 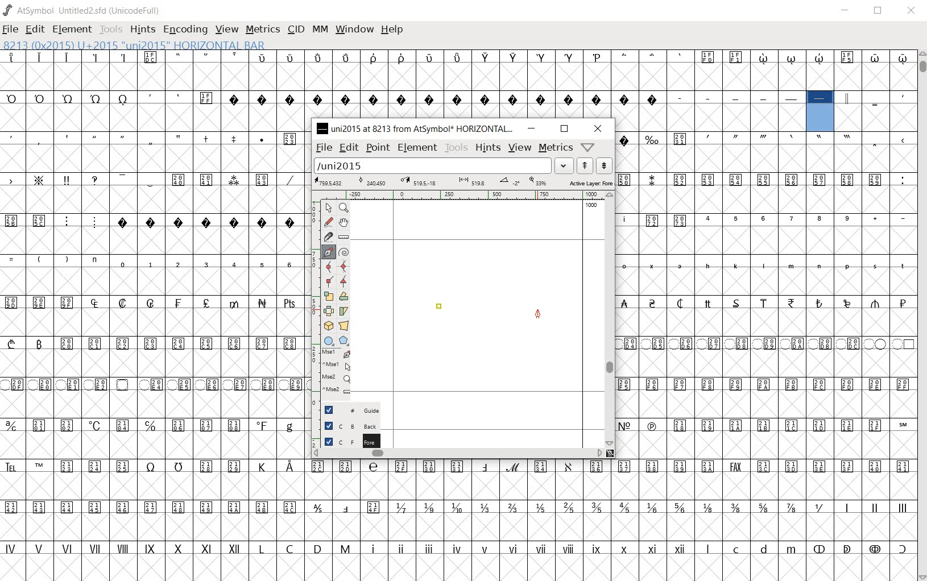 What do you see at coordinates (326, 251) in the screenshot?
I see `add a point, then drag out its control points` at bounding box center [326, 251].